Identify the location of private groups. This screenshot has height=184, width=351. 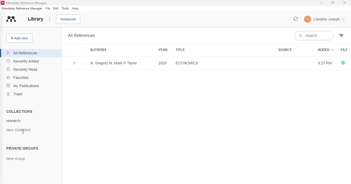
(22, 149).